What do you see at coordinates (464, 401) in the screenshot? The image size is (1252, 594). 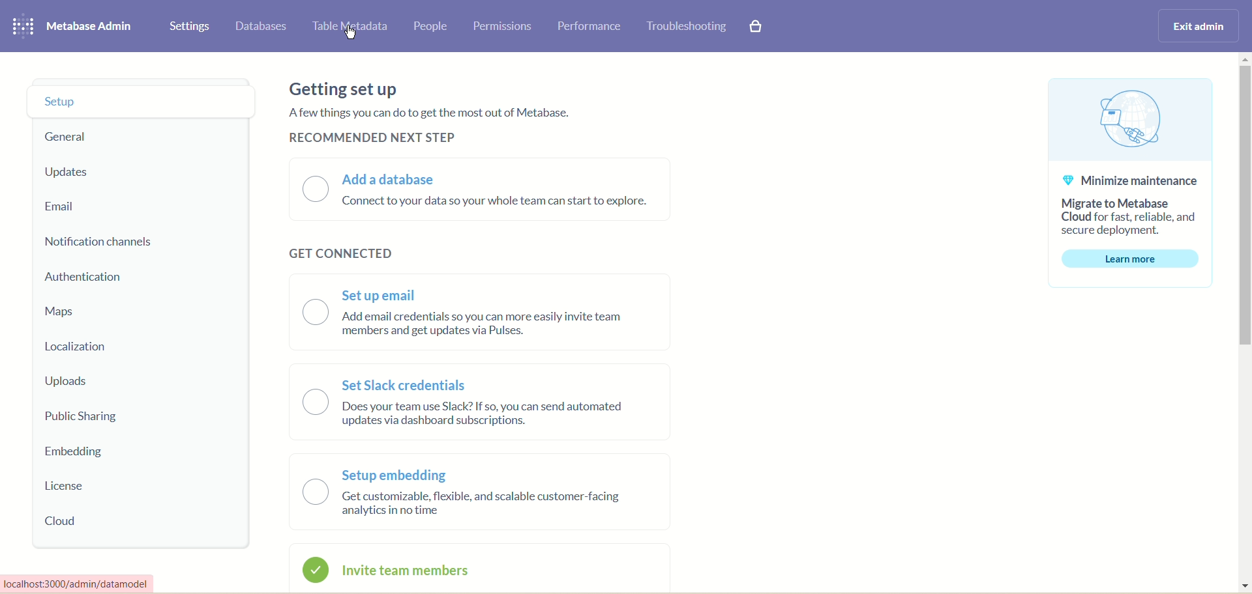 I see `Set Slack credentials Does your team use Slack? If so, you can send automatedupdates via dashboard subscriptions.` at bounding box center [464, 401].